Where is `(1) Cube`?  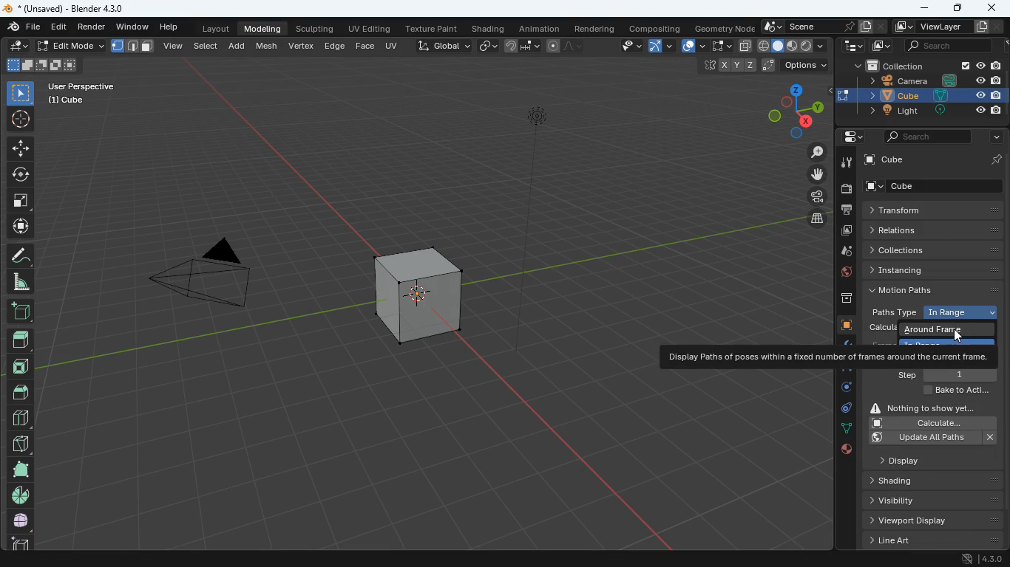
(1) Cube is located at coordinates (63, 100).